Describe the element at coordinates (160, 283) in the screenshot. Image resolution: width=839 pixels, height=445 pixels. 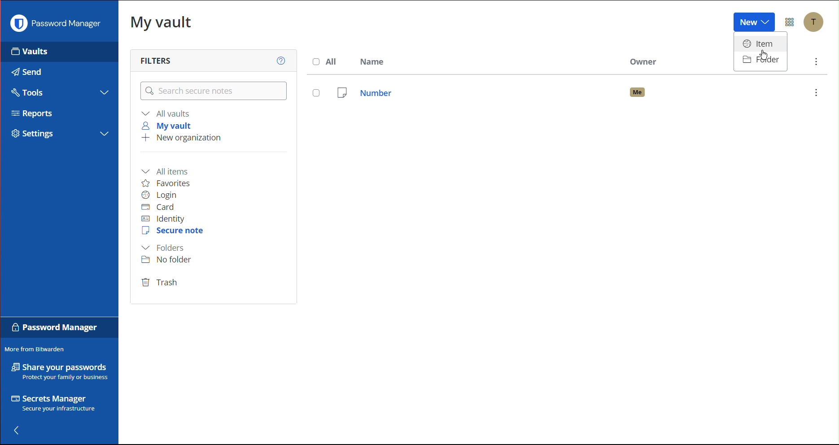
I see `Trash` at that location.